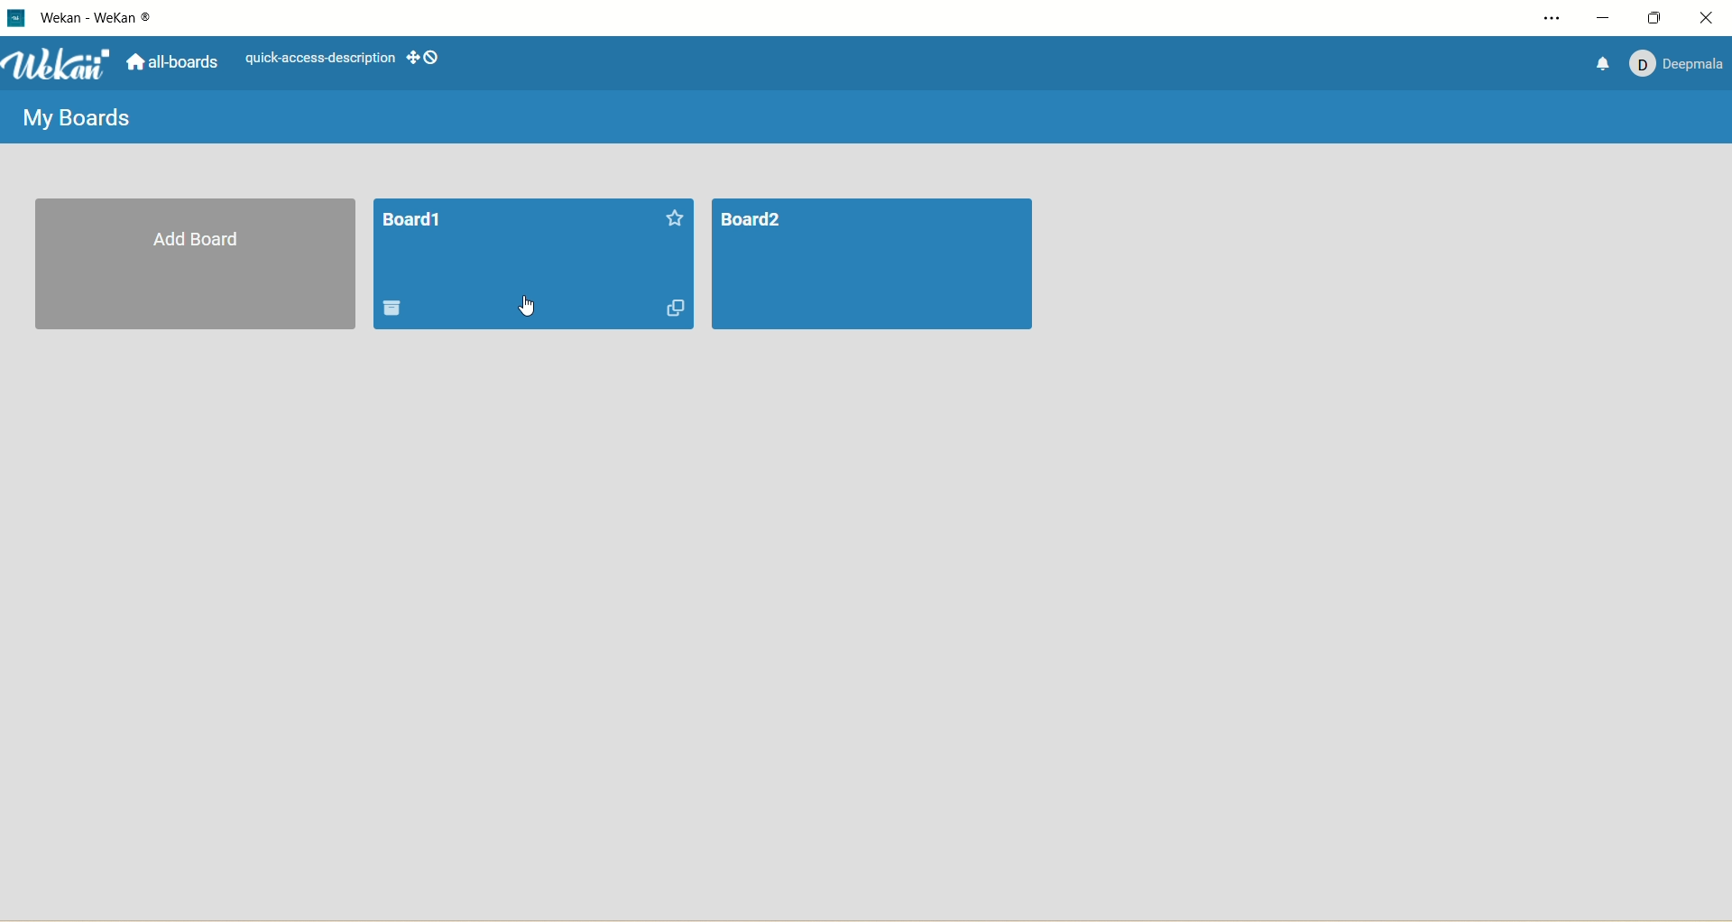 This screenshot has height=922, width=1732. Describe the element at coordinates (14, 19) in the screenshot. I see `logo` at that location.